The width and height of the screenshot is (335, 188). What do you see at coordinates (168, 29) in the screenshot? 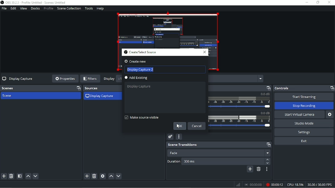
I see `Video Preview` at bounding box center [168, 29].